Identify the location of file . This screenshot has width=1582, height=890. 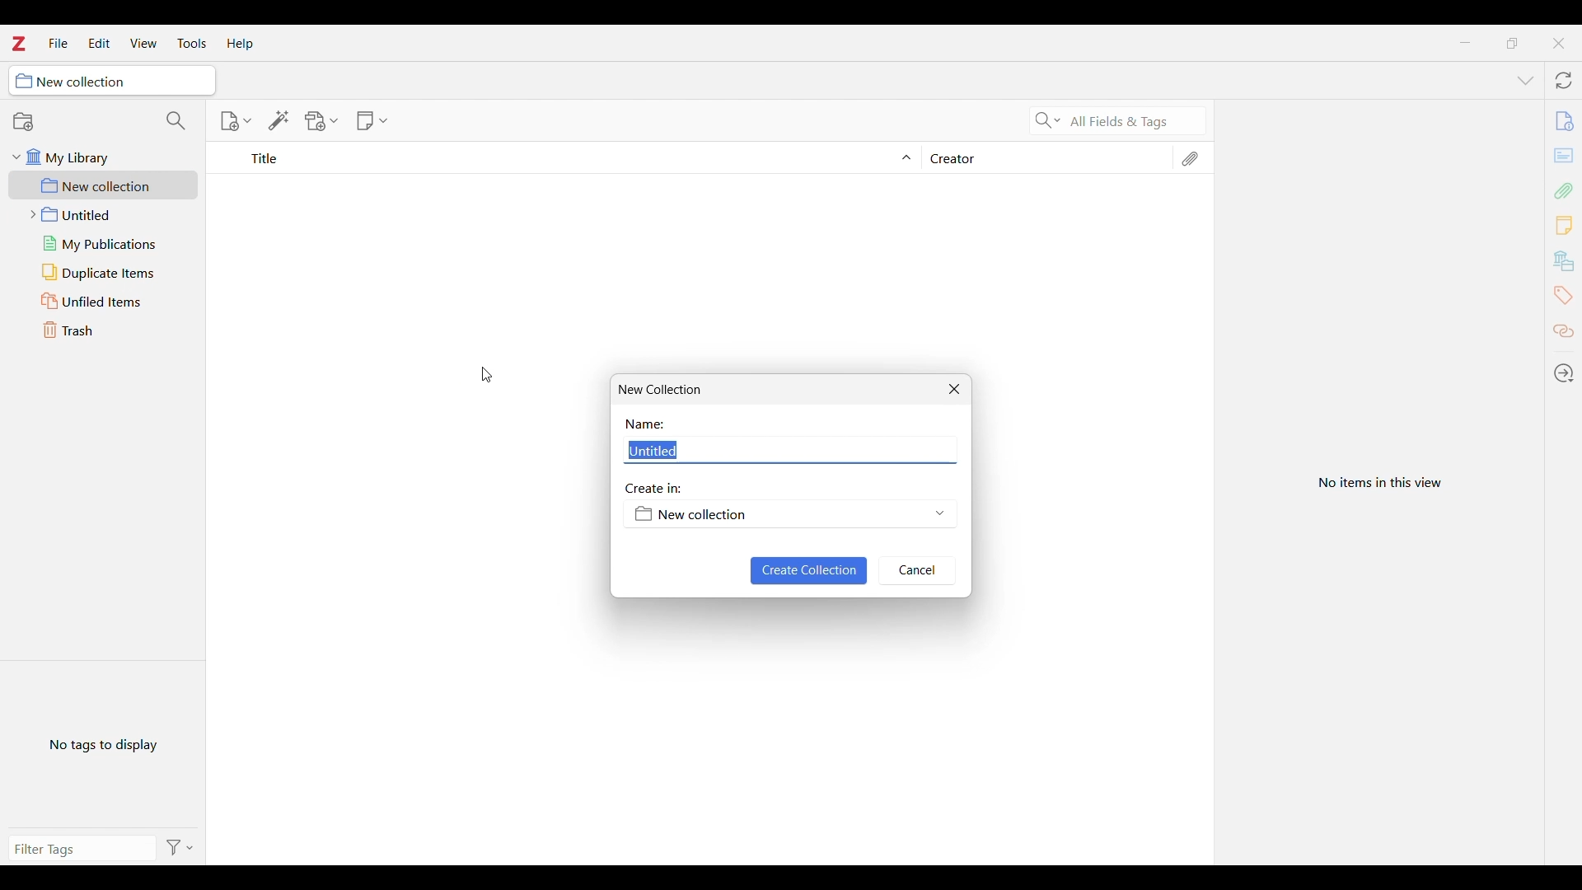
(1562, 118).